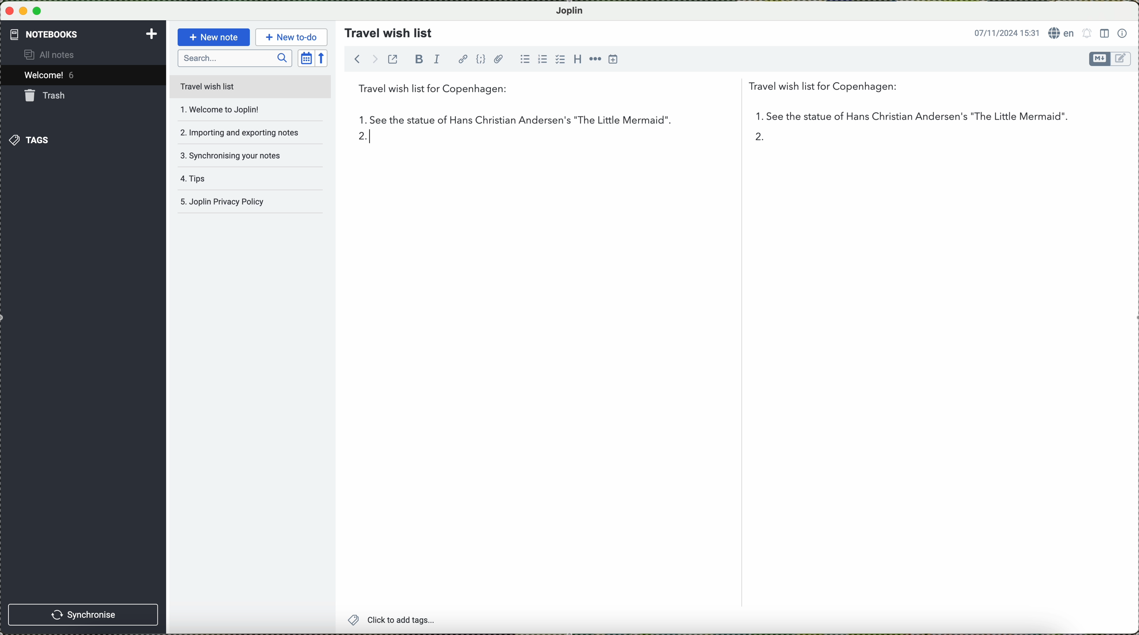  I want to click on heading, so click(576, 59).